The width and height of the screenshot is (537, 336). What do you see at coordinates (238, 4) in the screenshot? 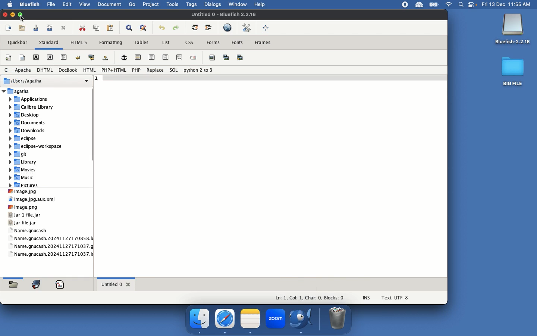
I see `windows` at bounding box center [238, 4].